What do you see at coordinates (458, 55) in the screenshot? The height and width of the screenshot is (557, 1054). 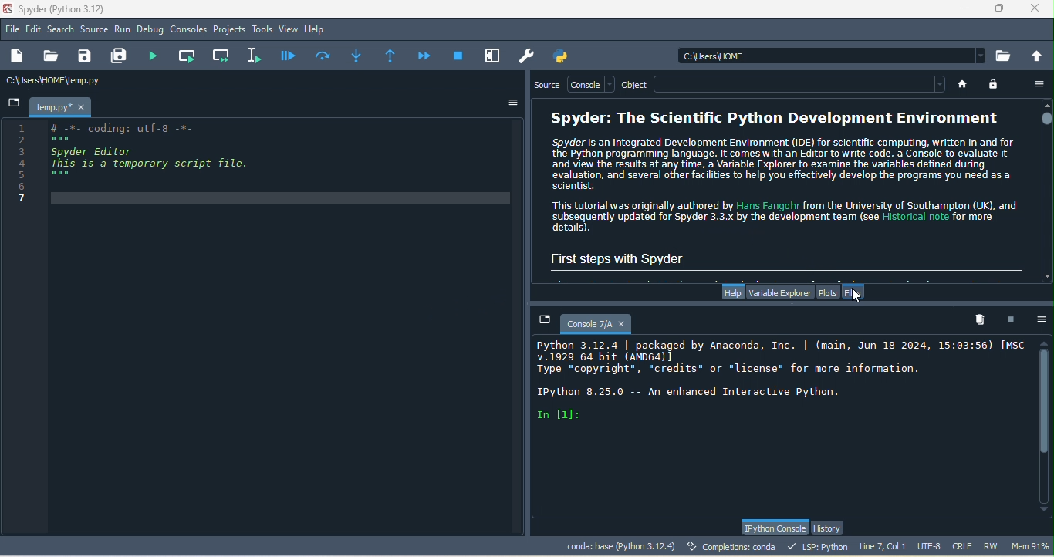 I see `stop debugging` at bounding box center [458, 55].